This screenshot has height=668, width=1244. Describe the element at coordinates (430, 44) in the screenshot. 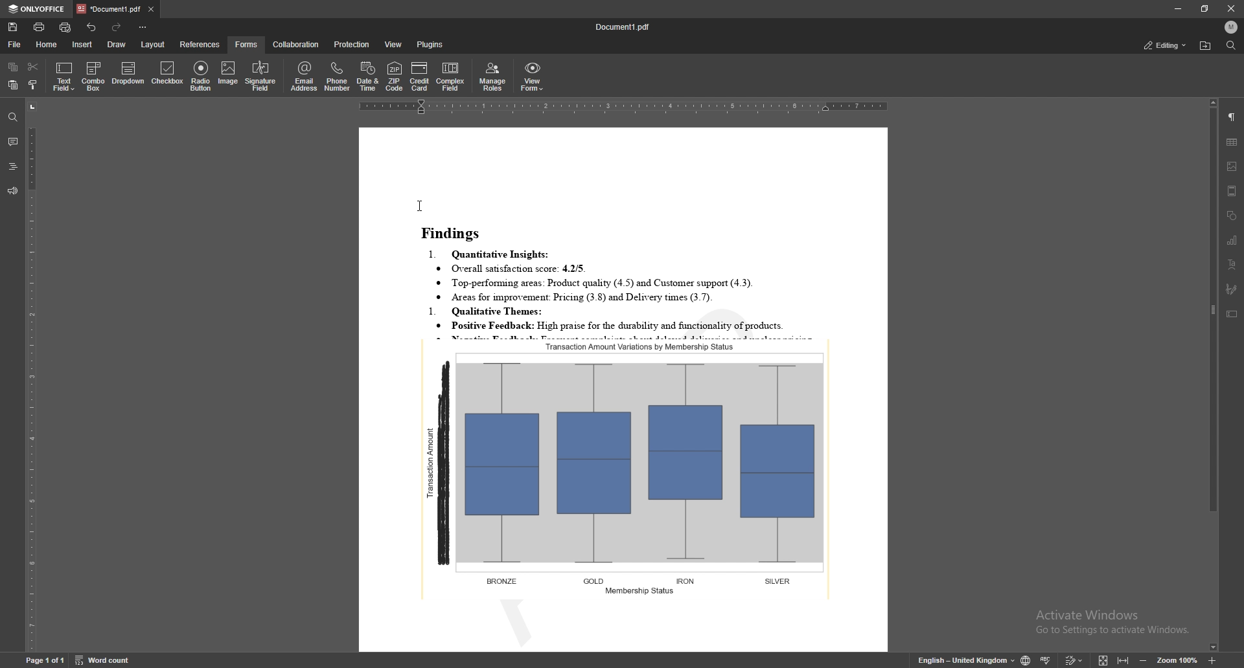

I see `plugins` at that location.